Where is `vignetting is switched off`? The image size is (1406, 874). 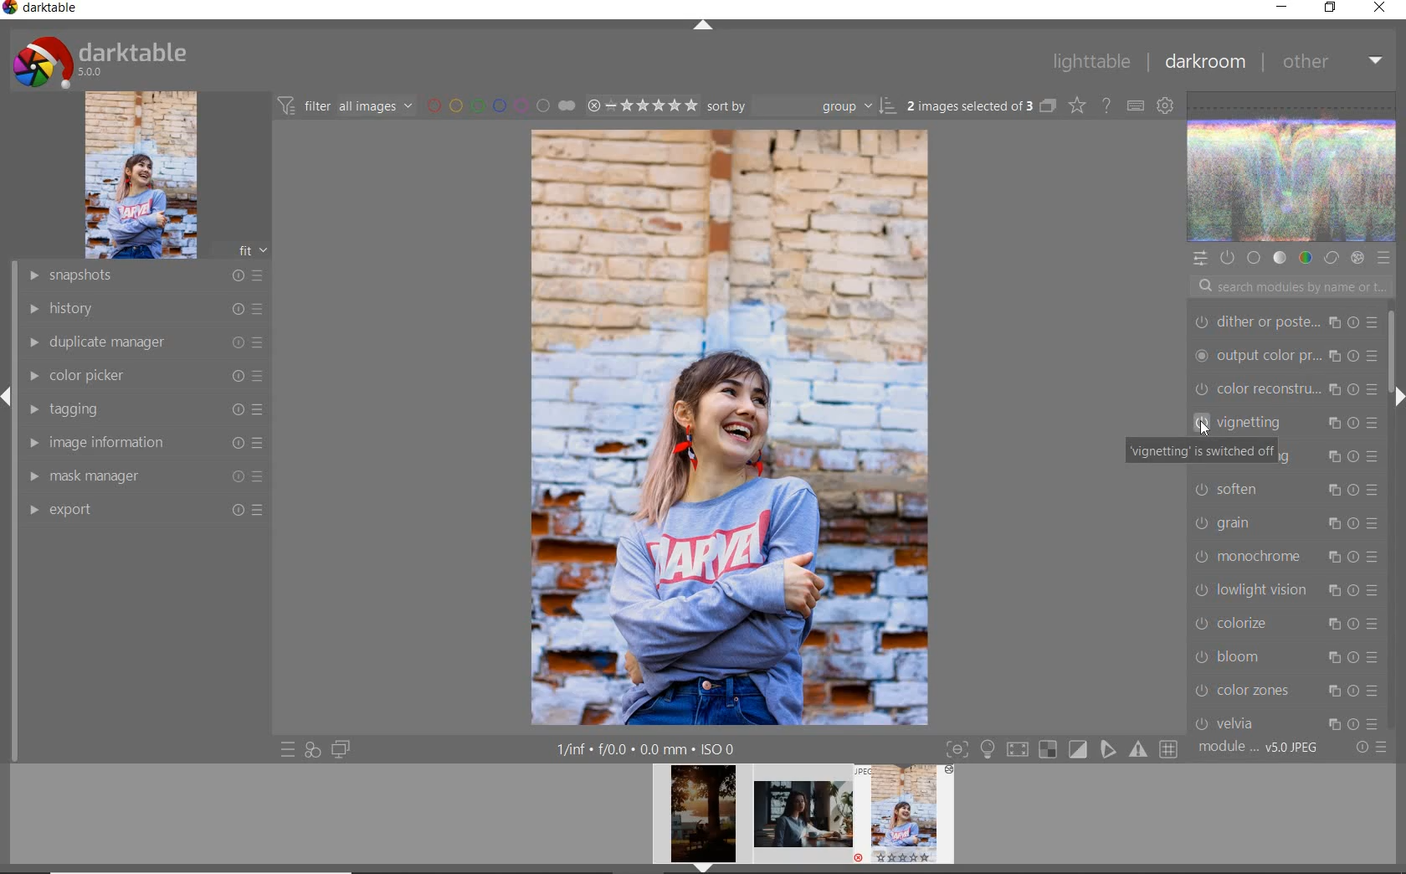
vignetting is switched off is located at coordinates (1199, 453).